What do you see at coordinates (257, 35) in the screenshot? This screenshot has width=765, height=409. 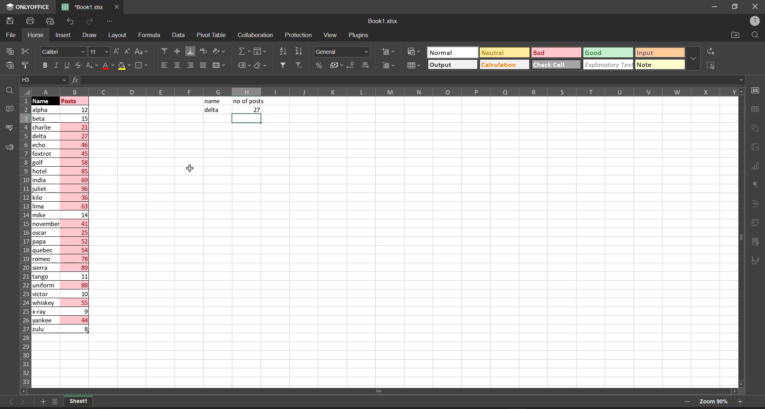 I see `collaboration` at bounding box center [257, 35].